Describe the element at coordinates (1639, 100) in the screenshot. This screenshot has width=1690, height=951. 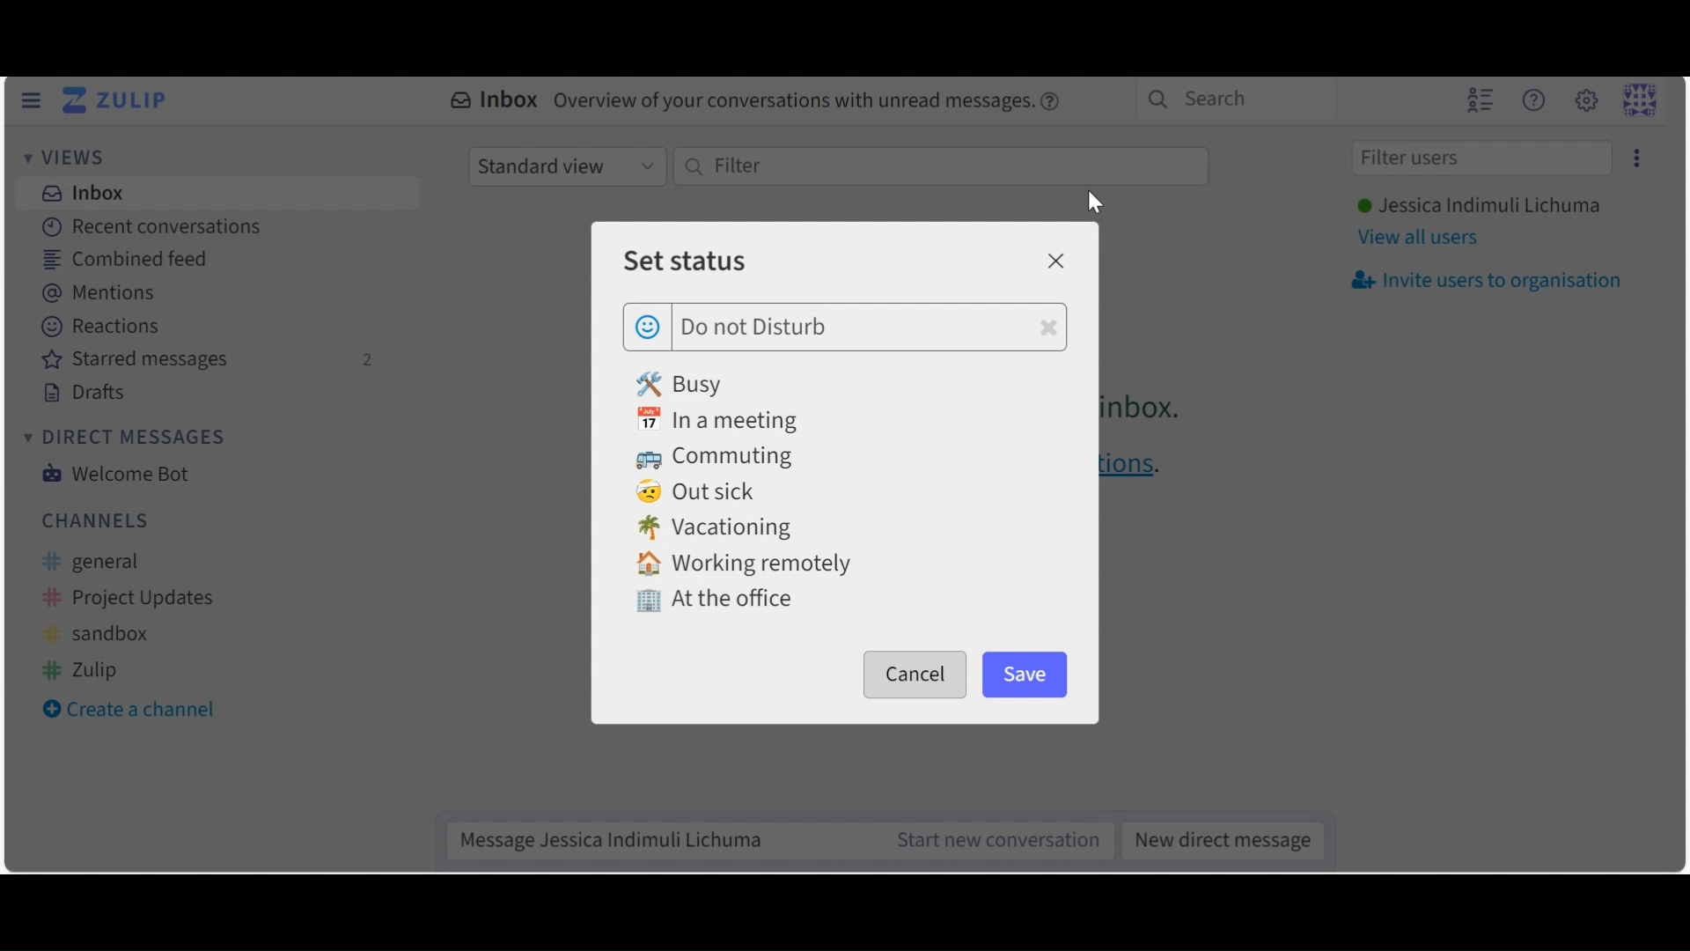
I see `Personal menu` at that location.